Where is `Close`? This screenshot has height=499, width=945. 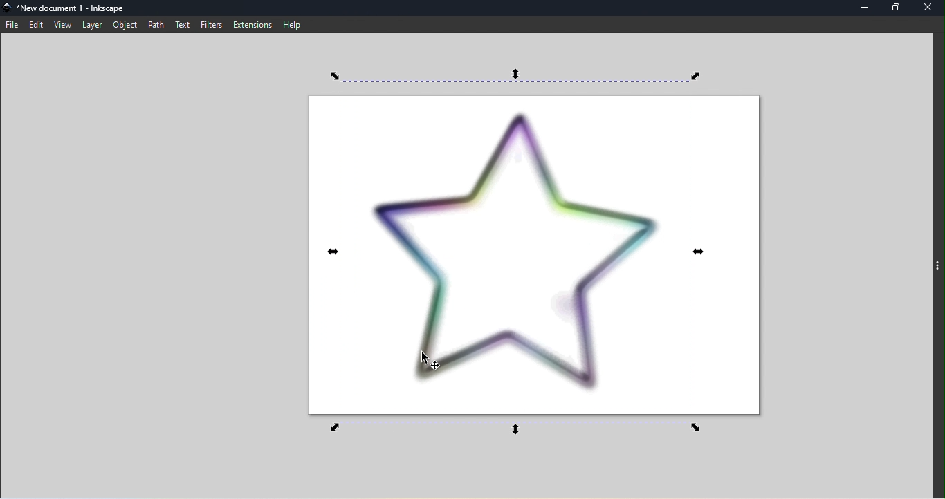
Close is located at coordinates (928, 8).